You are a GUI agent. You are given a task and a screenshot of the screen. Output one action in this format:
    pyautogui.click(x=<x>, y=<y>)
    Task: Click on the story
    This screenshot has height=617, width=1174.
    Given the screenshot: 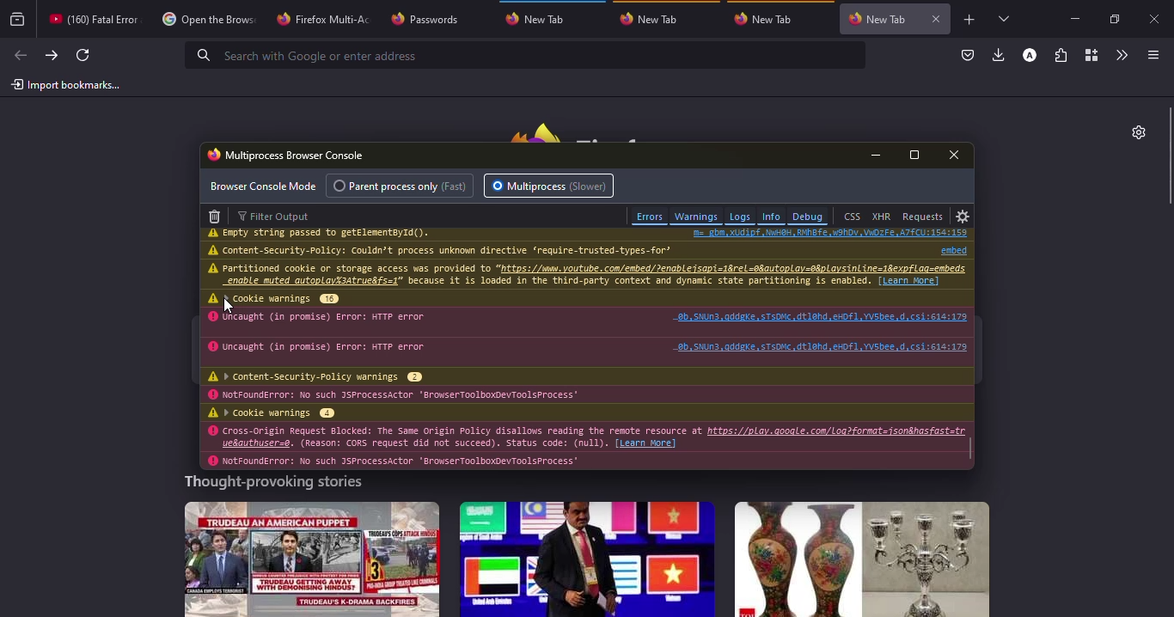 What is the action you would take?
    pyautogui.click(x=862, y=559)
    